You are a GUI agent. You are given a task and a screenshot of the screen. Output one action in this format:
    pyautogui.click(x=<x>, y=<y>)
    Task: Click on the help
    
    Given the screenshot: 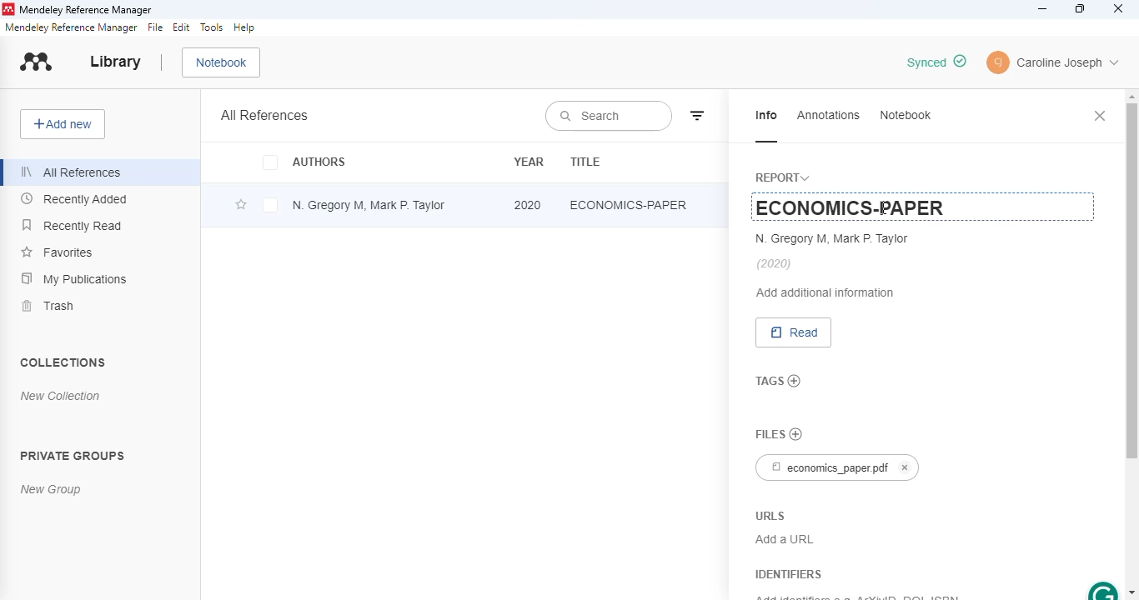 What is the action you would take?
    pyautogui.click(x=244, y=27)
    